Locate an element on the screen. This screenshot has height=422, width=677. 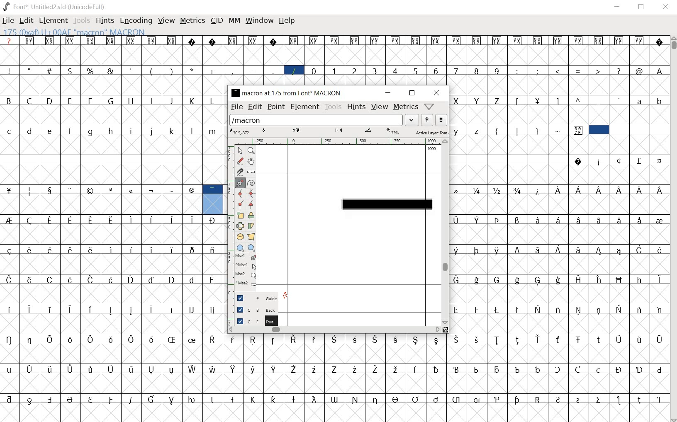
Symbol is located at coordinates (620, 161).